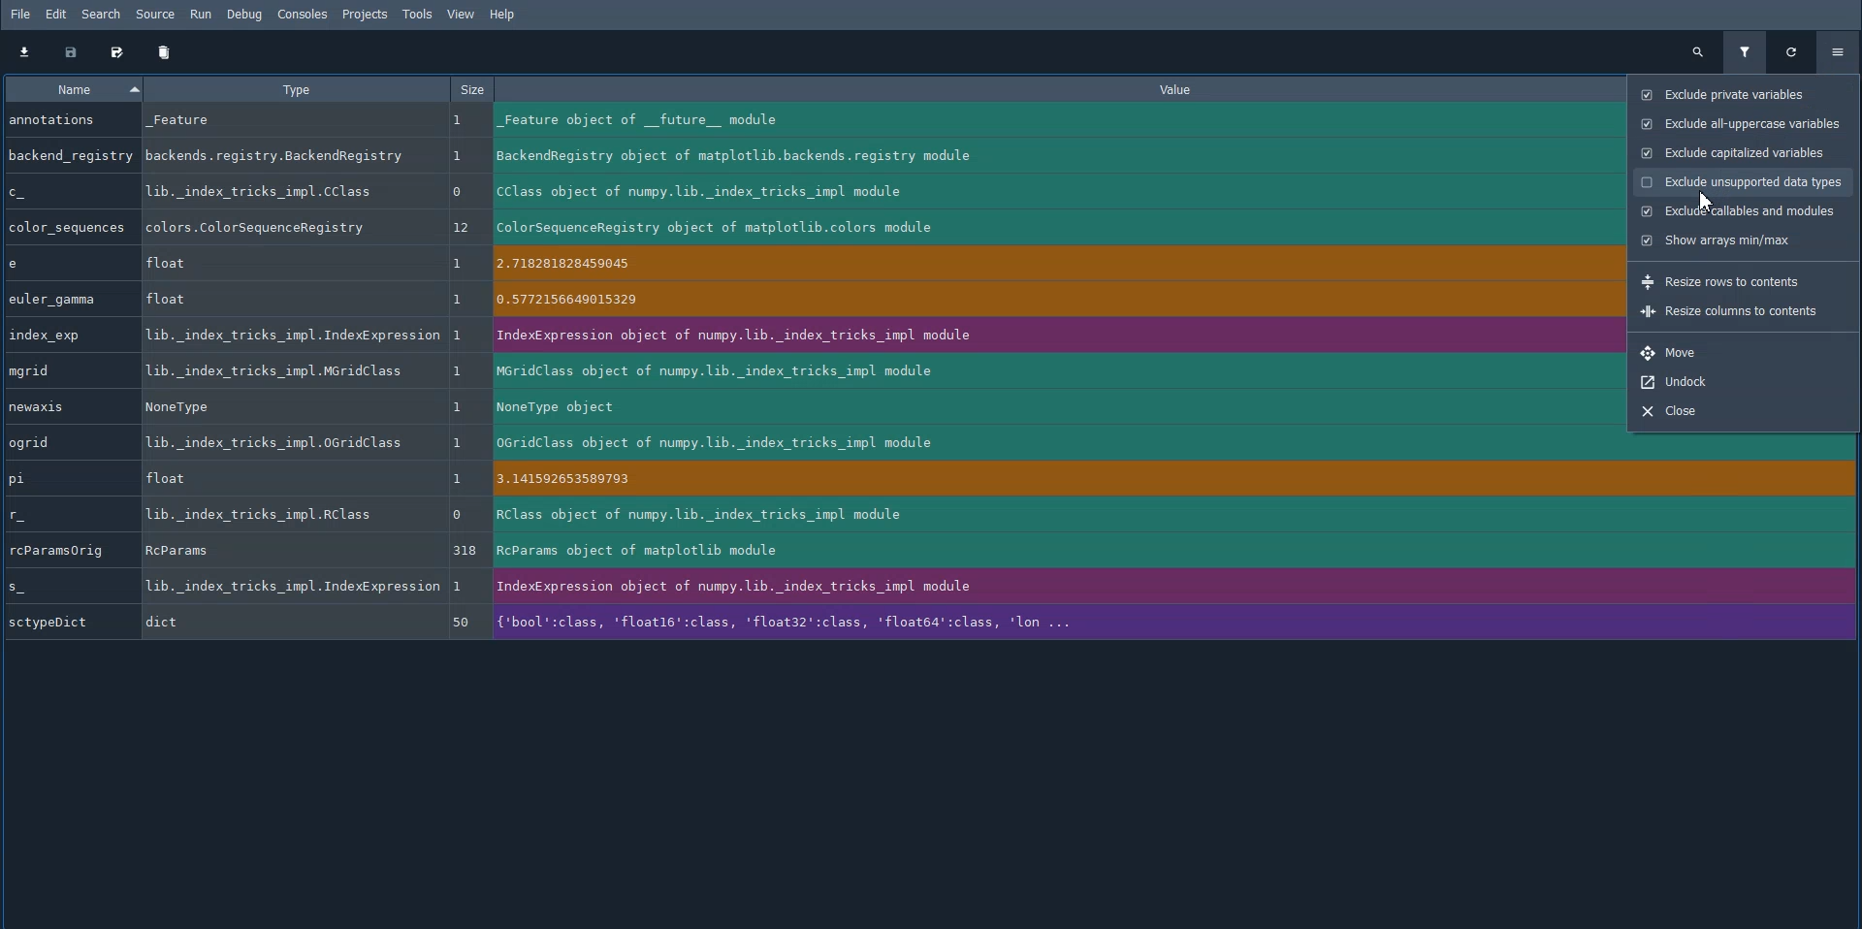  Describe the element at coordinates (1741, 151) in the screenshot. I see `Exclude Capitalized variable` at that location.